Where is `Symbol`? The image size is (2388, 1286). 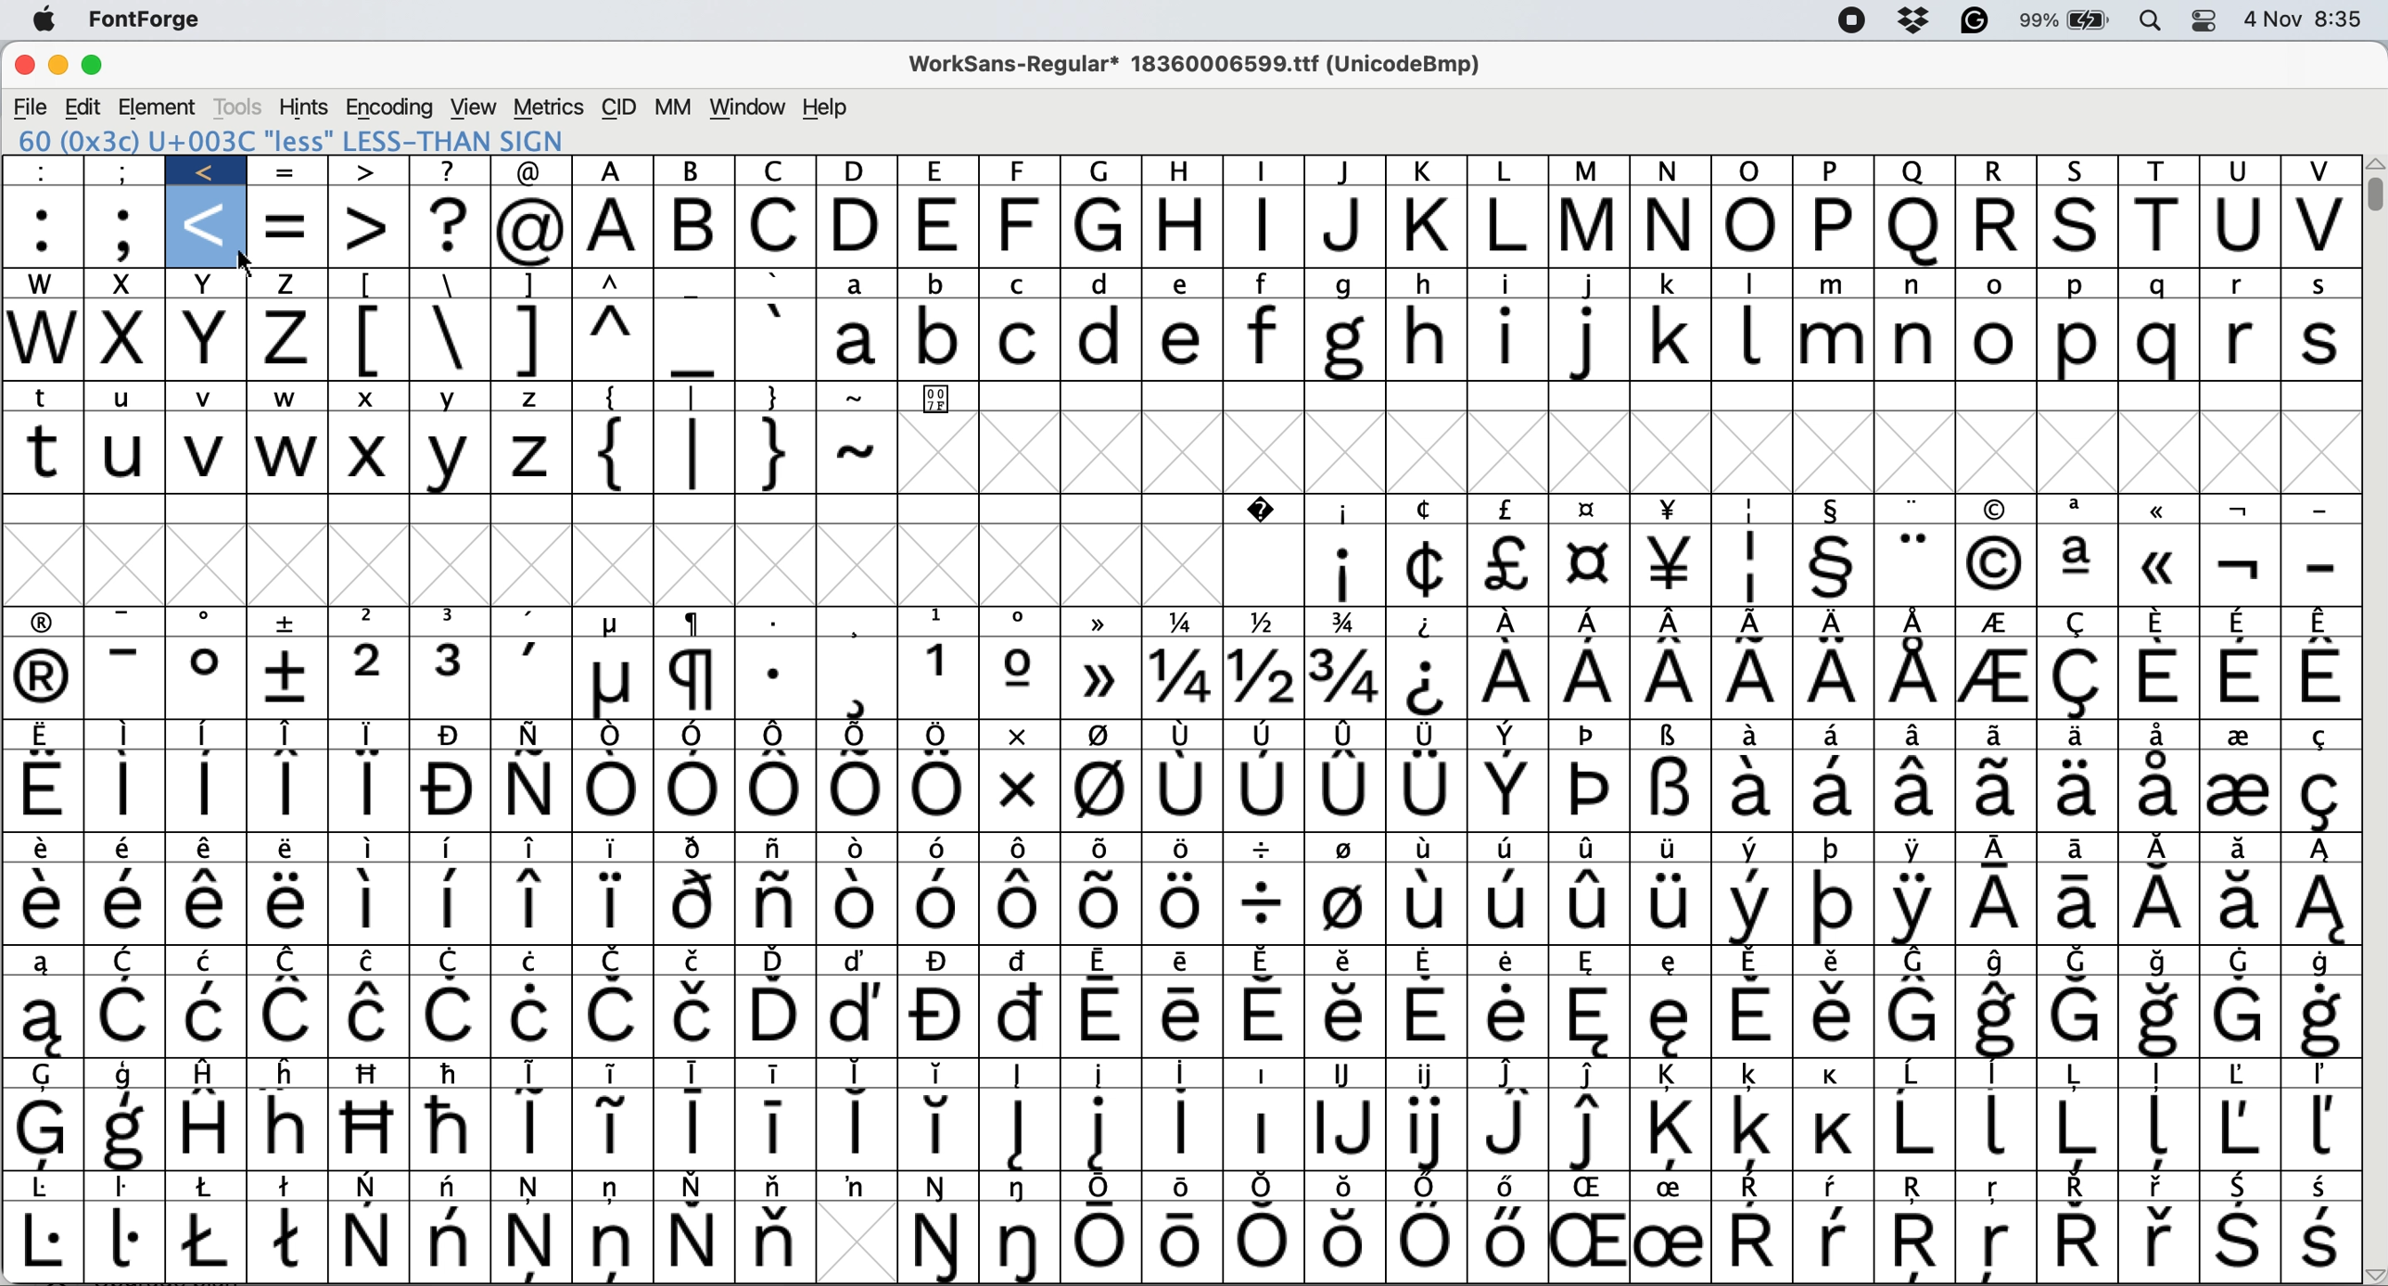 Symbol is located at coordinates (537, 733).